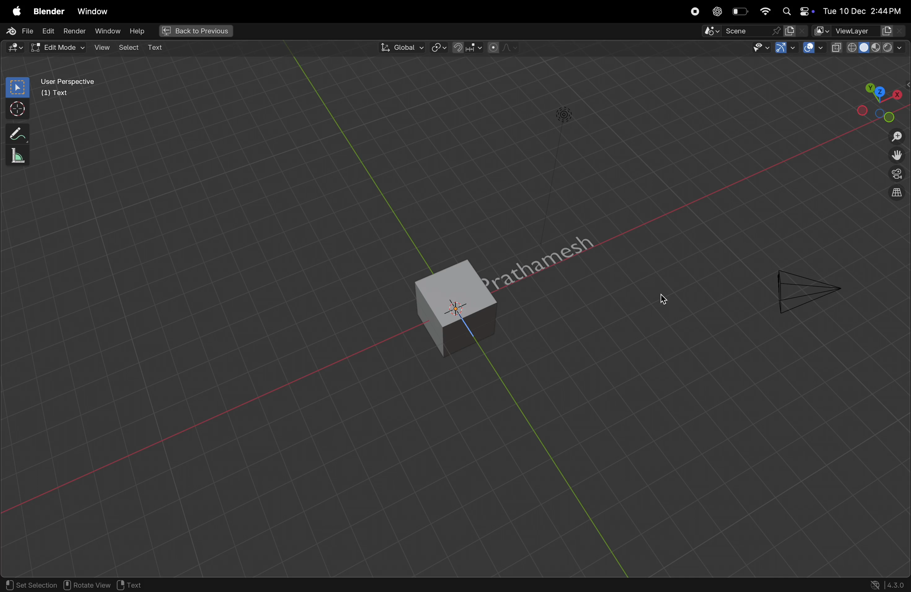  Describe the element at coordinates (87, 585) in the screenshot. I see `Pan view` at that location.